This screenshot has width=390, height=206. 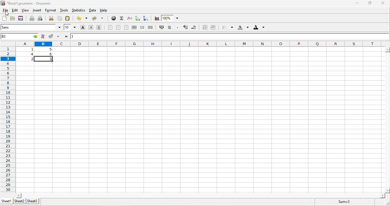 I want to click on statistics, so click(x=79, y=11).